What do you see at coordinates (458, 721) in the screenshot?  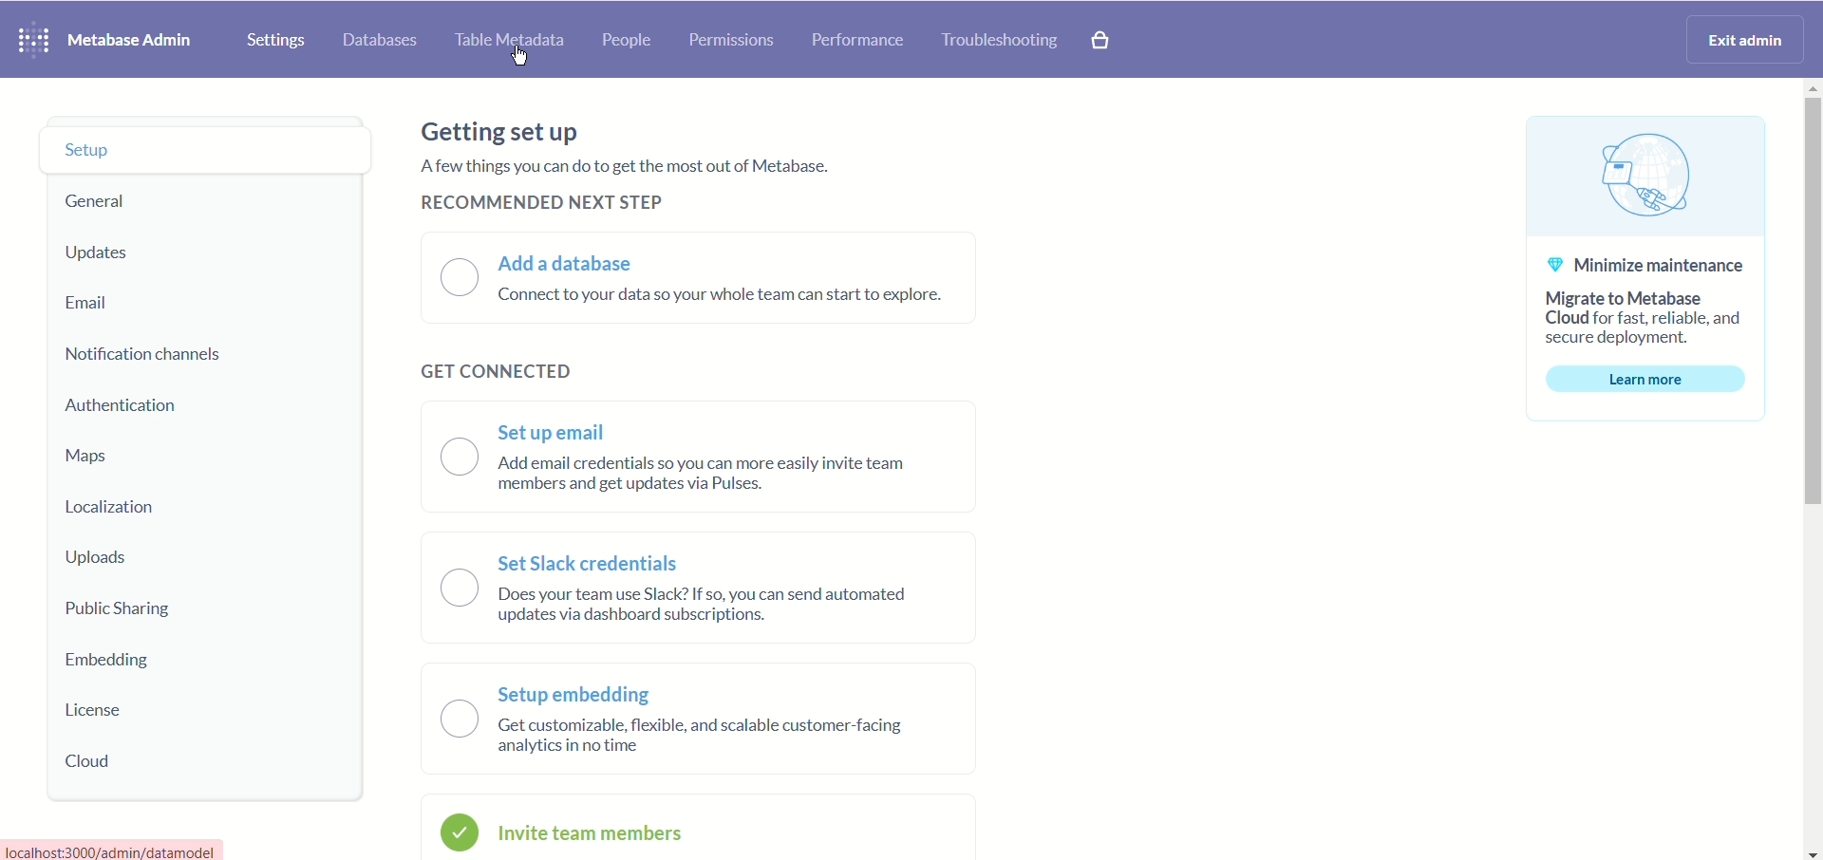 I see `Radio Button` at bounding box center [458, 721].